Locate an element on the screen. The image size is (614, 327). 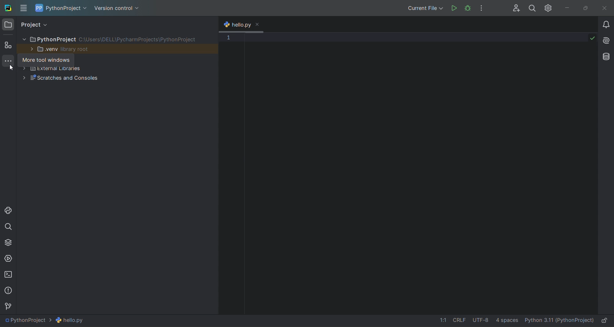
More tool windows is located at coordinates (46, 60).